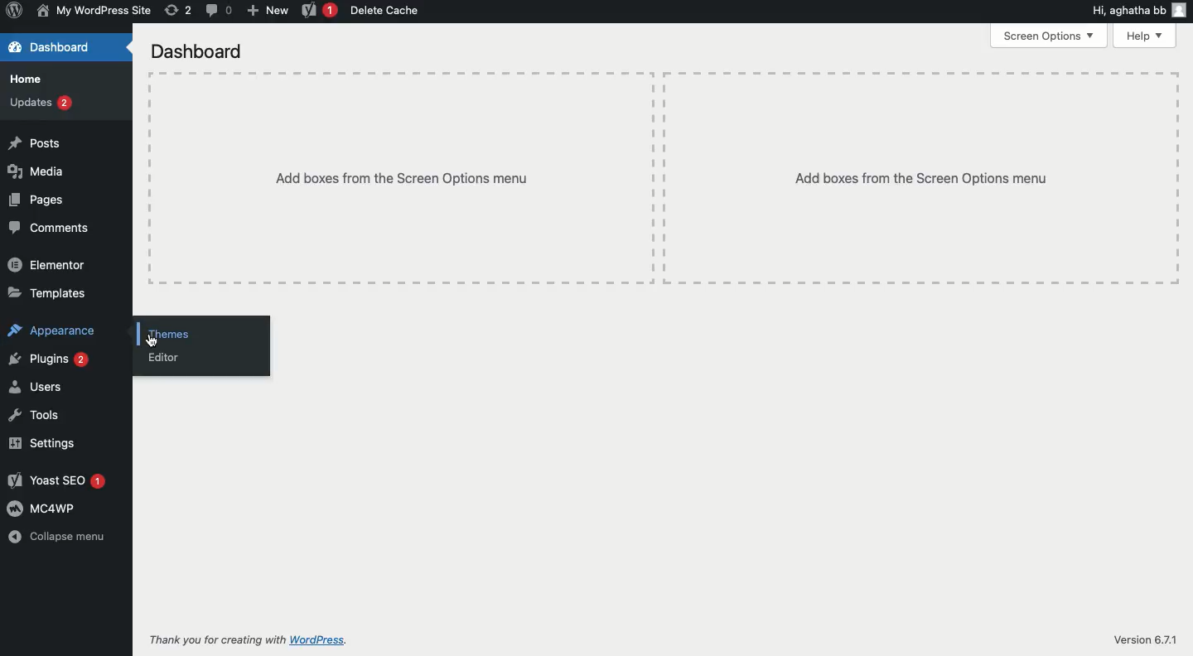 The height and width of the screenshot is (656, 1193). I want to click on Version 6.71, so click(1145, 641).